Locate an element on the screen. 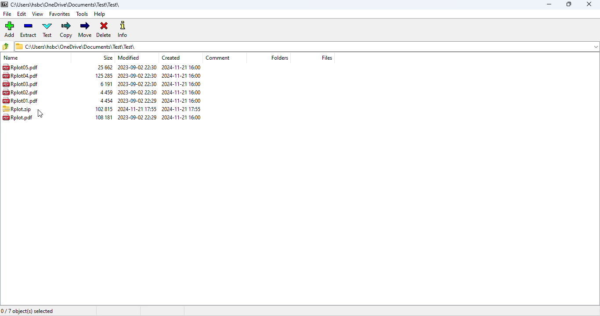 The width and height of the screenshot is (600, 316). 125 285 is located at coordinates (102, 75).